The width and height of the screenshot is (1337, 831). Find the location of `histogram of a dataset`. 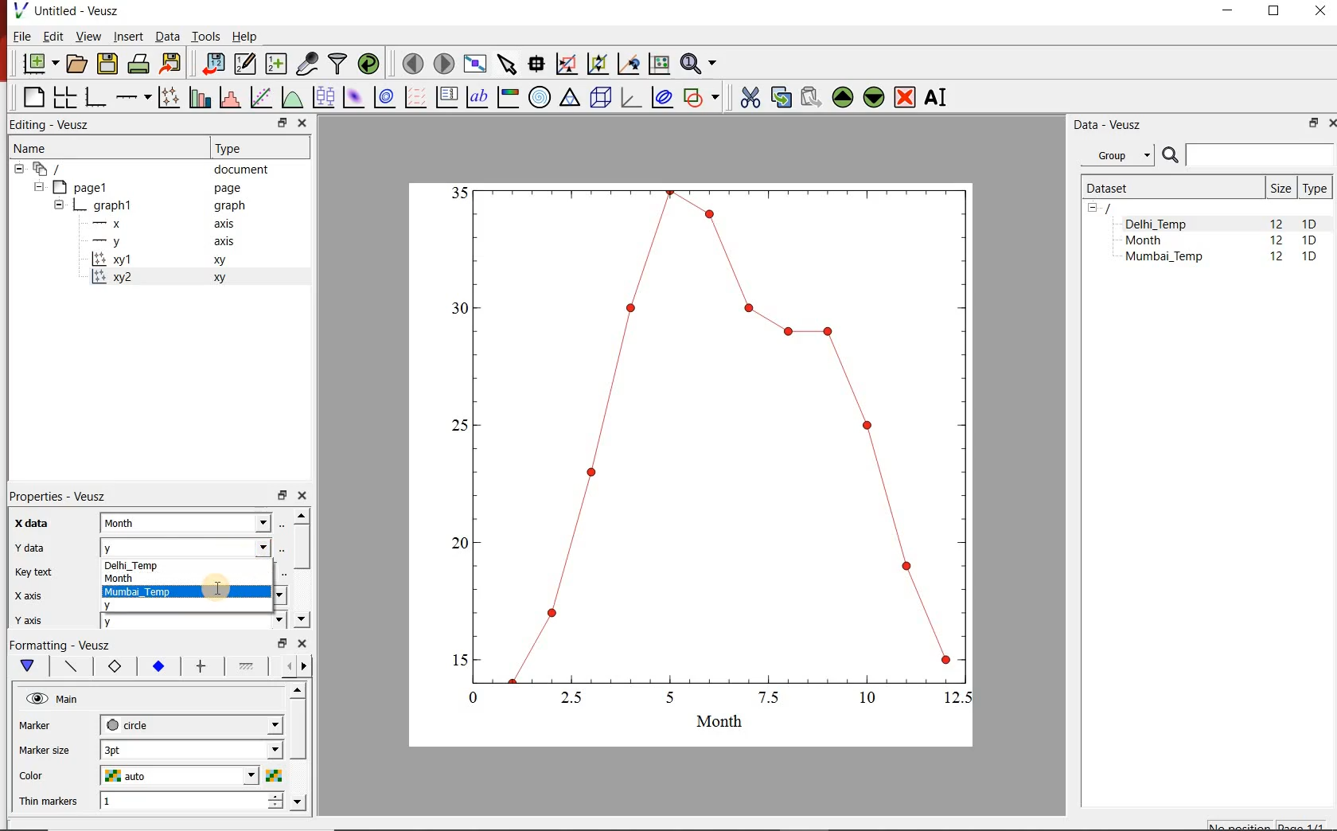

histogram of a dataset is located at coordinates (229, 97).